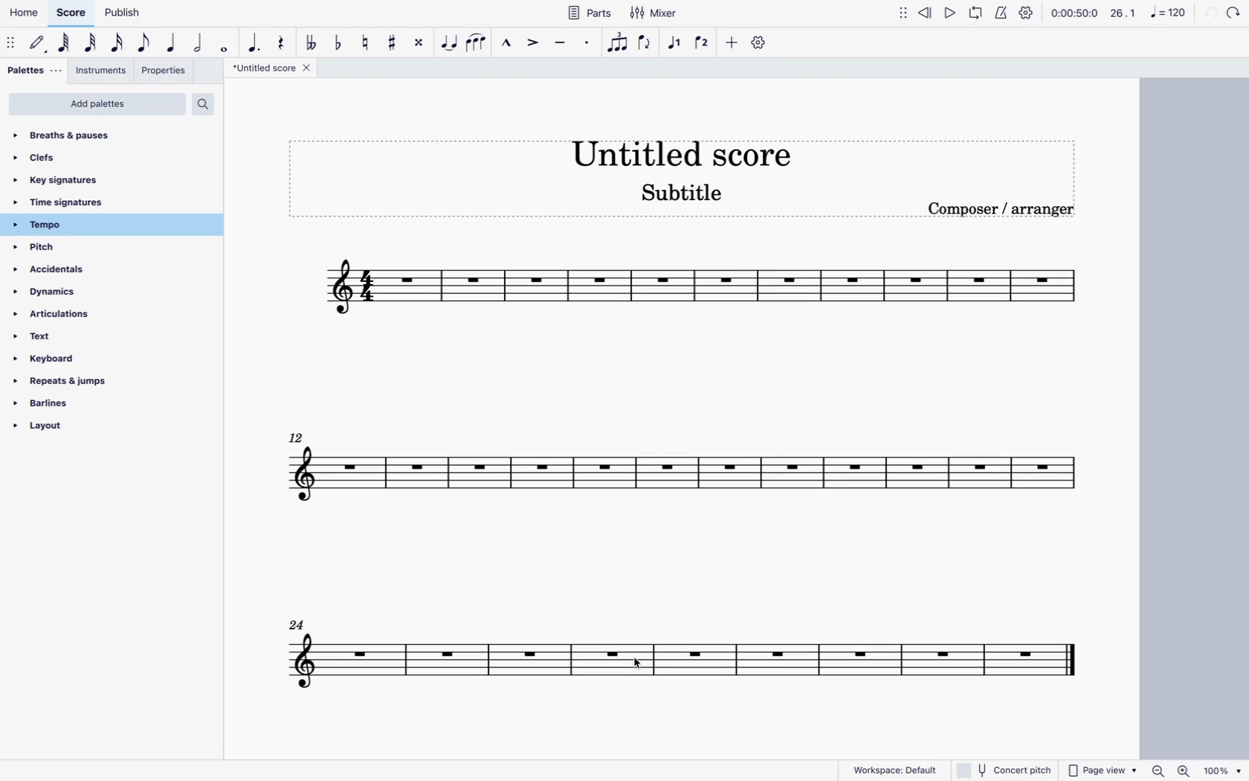 The width and height of the screenshot is (1249, 781). I want to click on quarter note, so click(172, 42).